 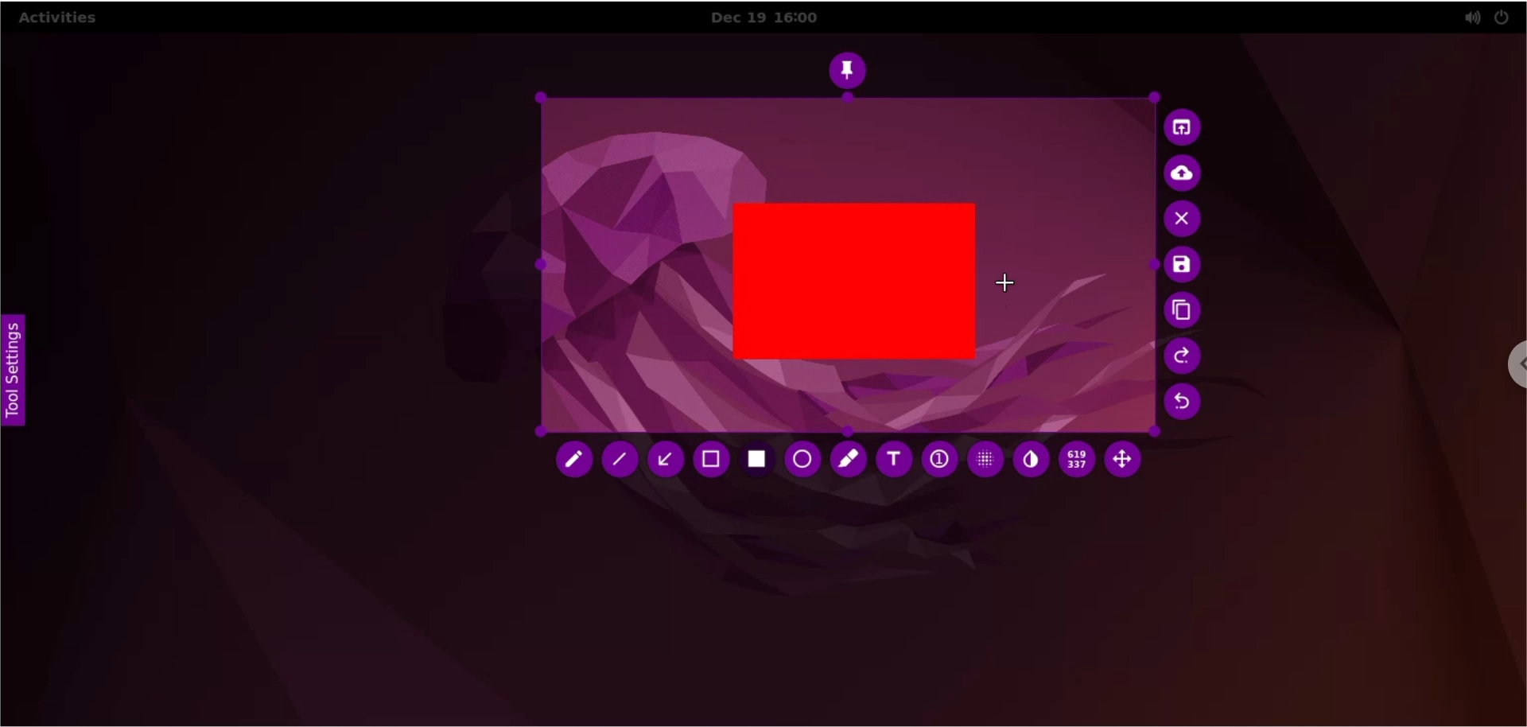 I want to click on cancel capture, so click(x=1184, y=220).